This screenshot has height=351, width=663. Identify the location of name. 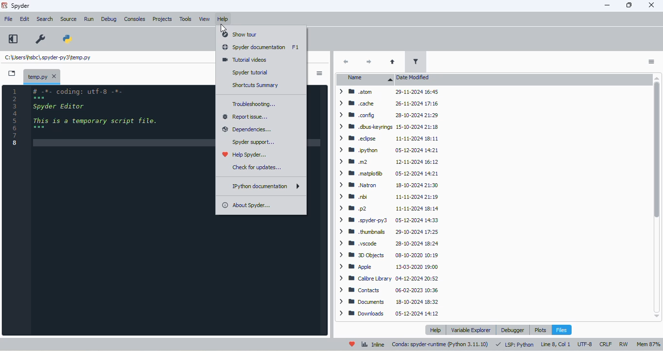
(367, 79).